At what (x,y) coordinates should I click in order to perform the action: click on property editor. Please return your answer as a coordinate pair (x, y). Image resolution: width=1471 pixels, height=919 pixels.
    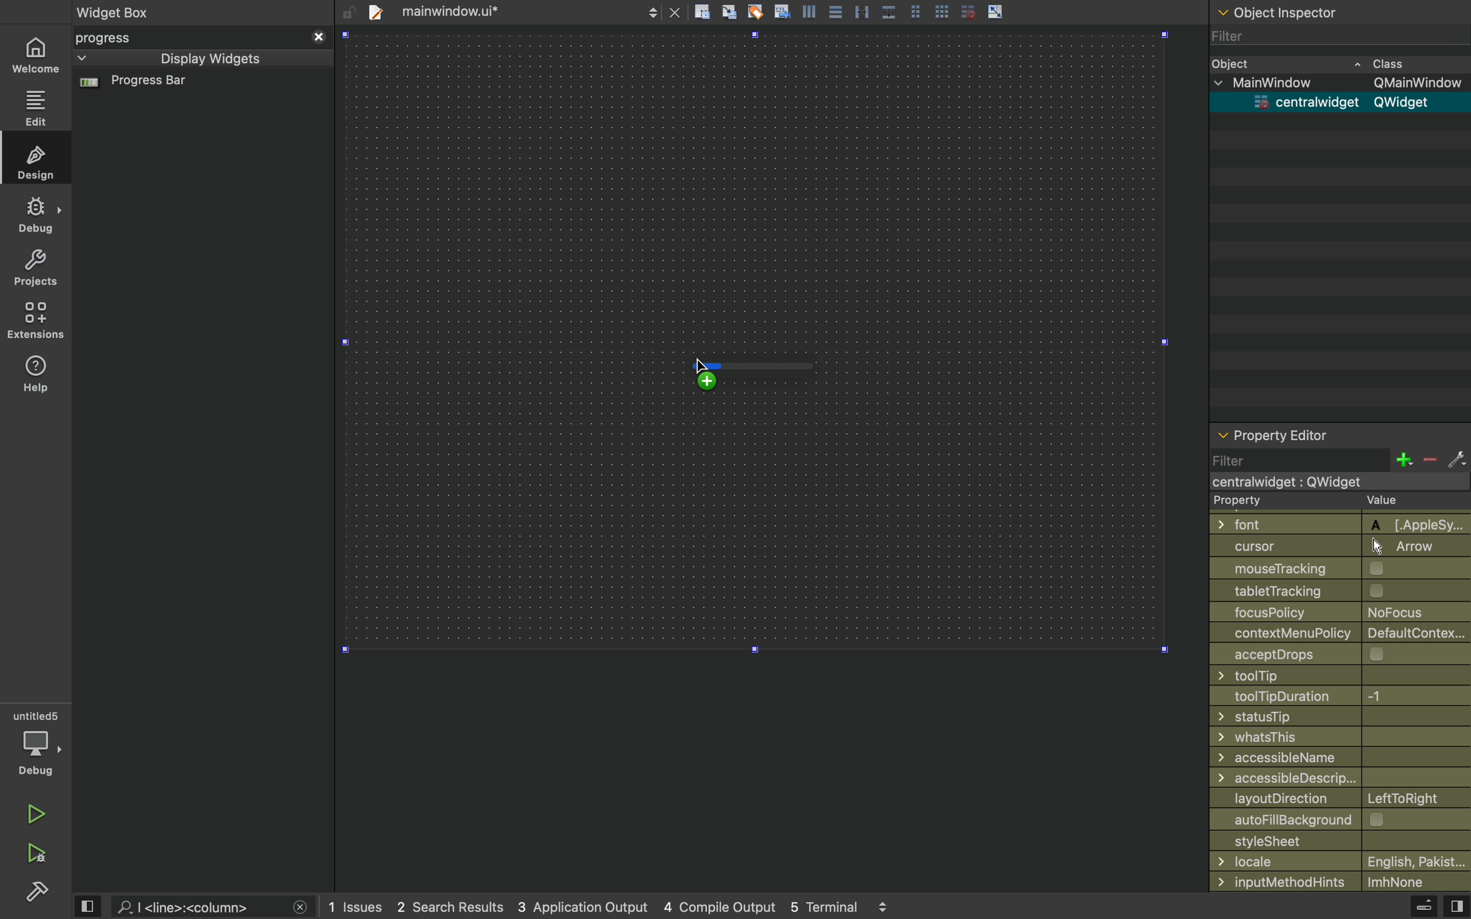
    Looking at the image, I should click on (1340, 437).